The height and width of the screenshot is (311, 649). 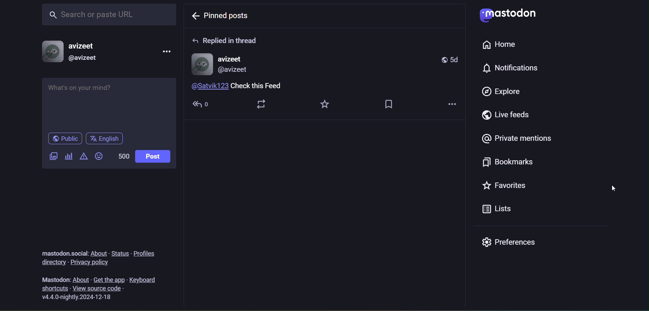 I want to click on live feeds, so click(x=506, y=116).